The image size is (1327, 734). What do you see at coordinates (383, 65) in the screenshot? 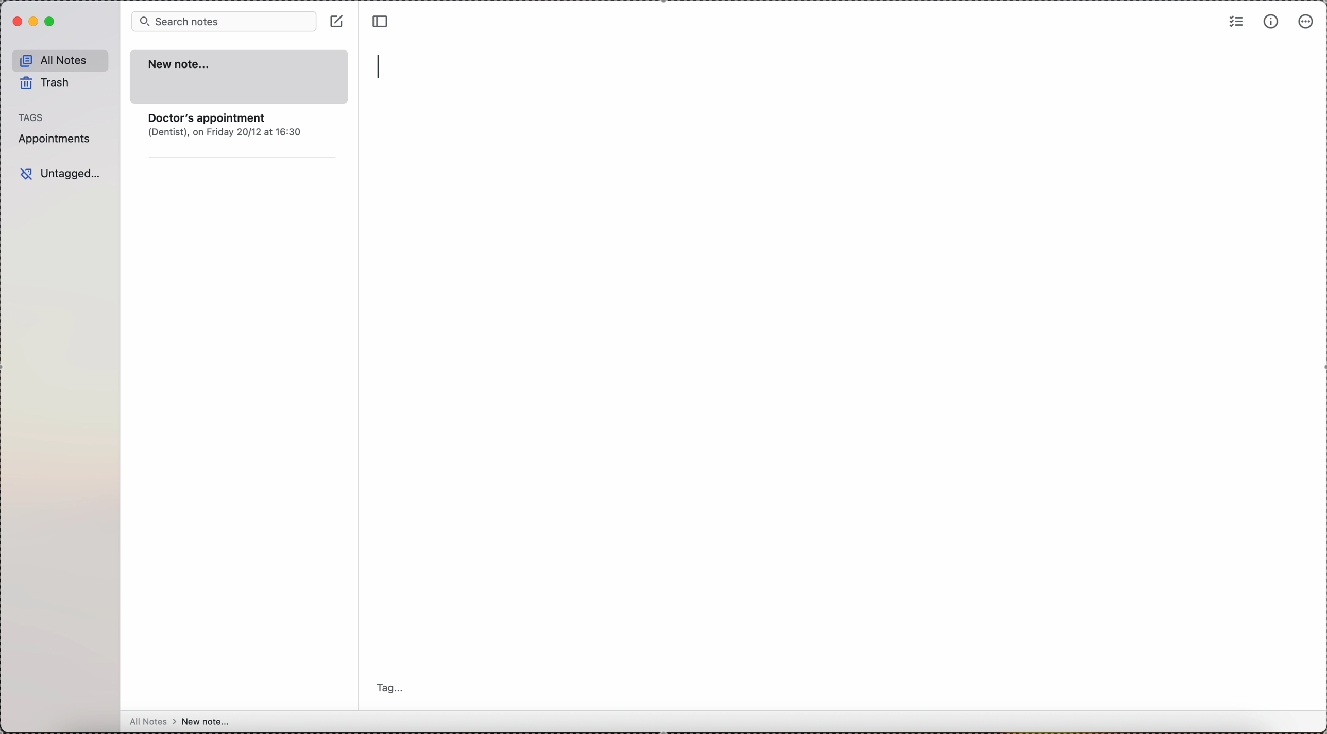
I see `text cursor` at bounding box center [383, 65].